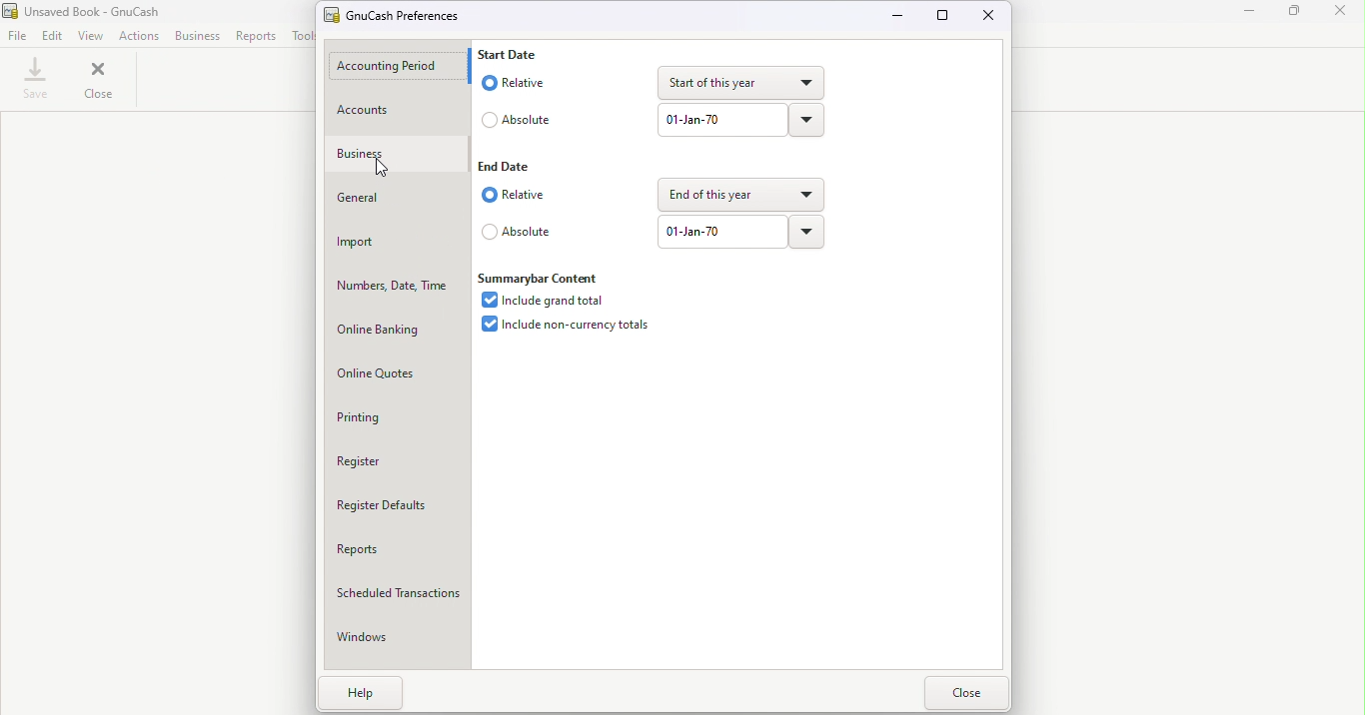 The image size is (1365, 715). I want to click on Minimize, so click(902, 18).